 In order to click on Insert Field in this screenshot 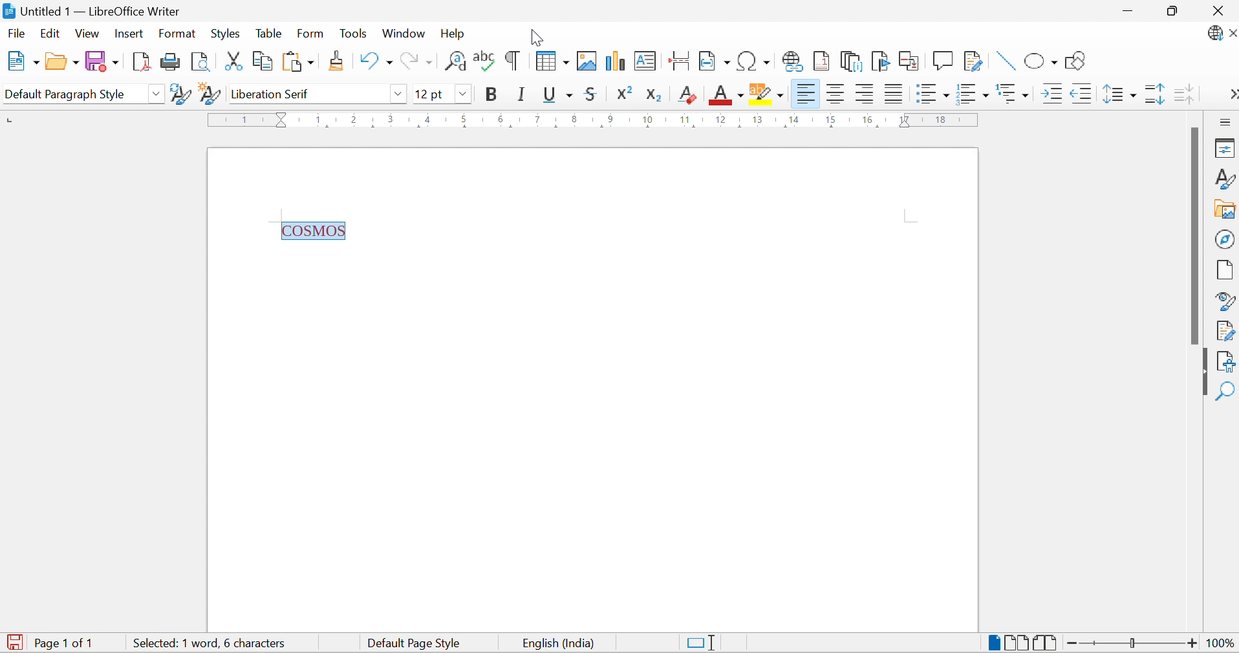, I will do `click(714, 60)`.